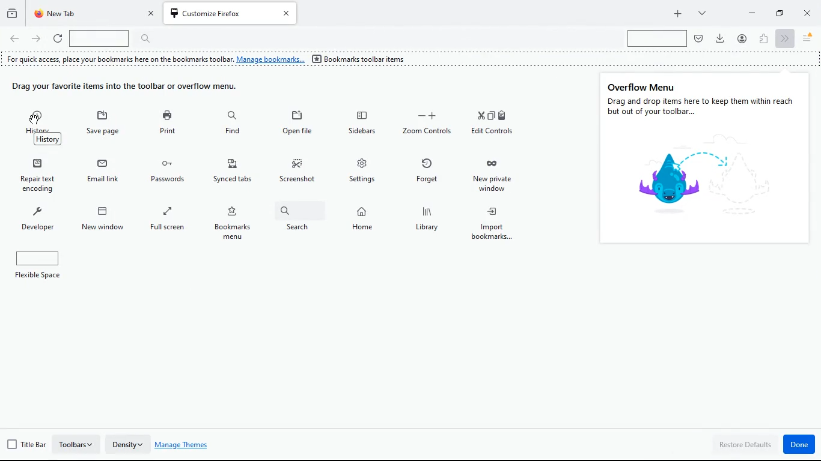 This screenshot has height=461, width=821. What do you see at coordinates (808, 15) in the screenshot?
I see `close` at bounding box center [808, 15].